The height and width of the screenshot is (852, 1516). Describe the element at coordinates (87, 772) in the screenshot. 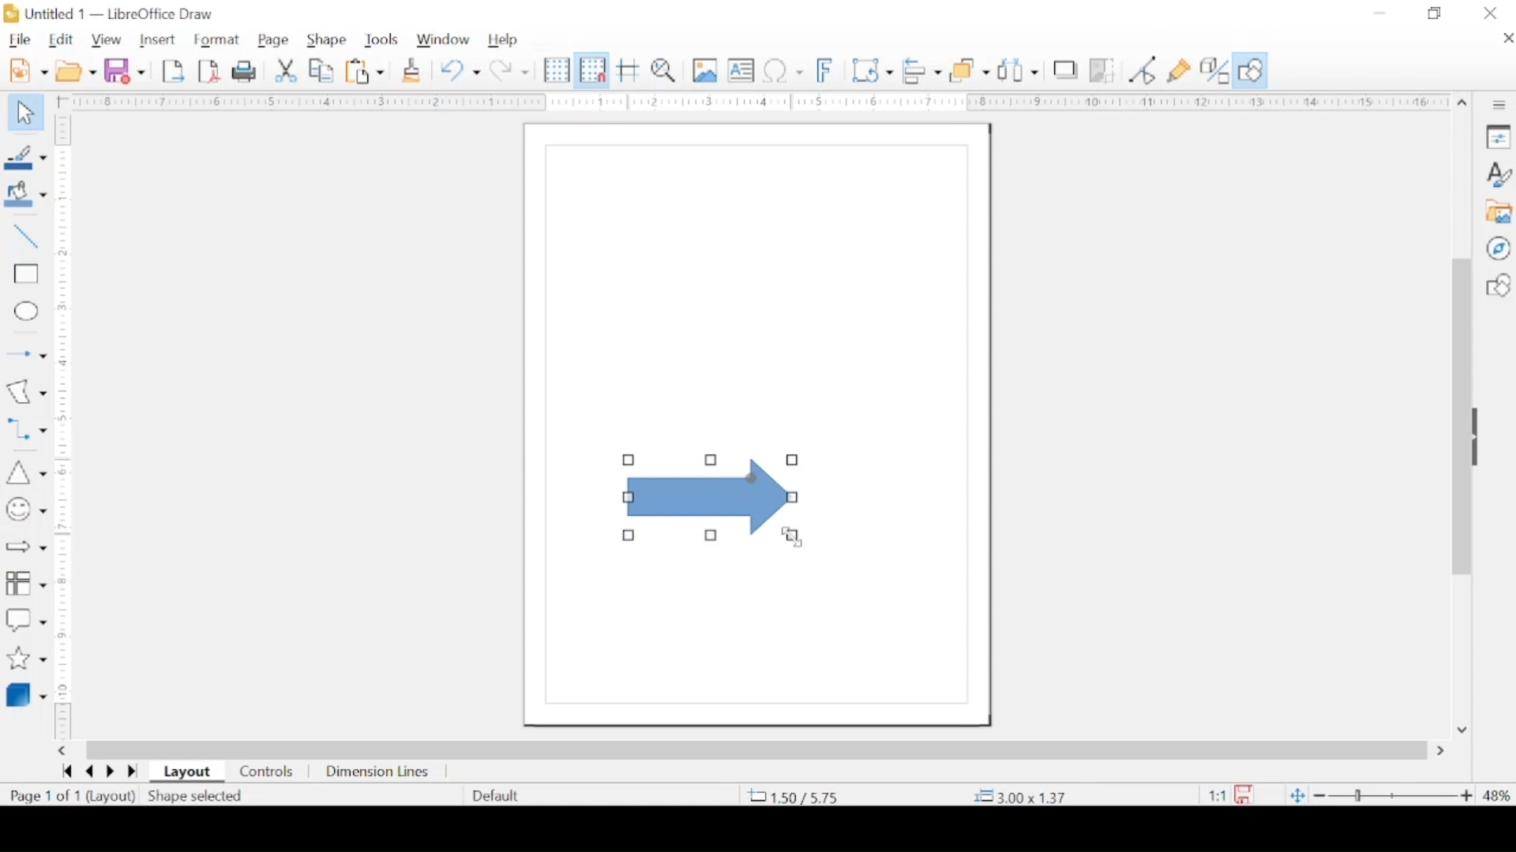

I see `previous` at that location.